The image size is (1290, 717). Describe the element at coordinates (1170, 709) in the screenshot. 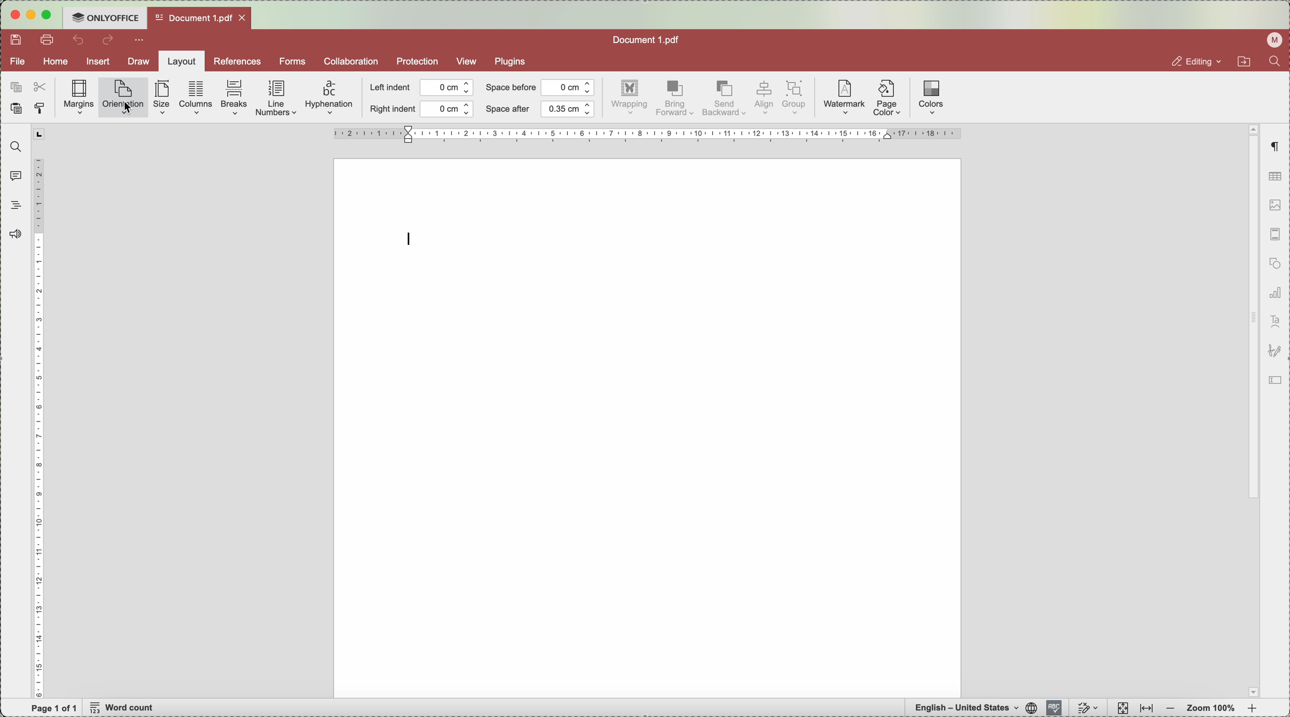

I see `zoom out` at that location.